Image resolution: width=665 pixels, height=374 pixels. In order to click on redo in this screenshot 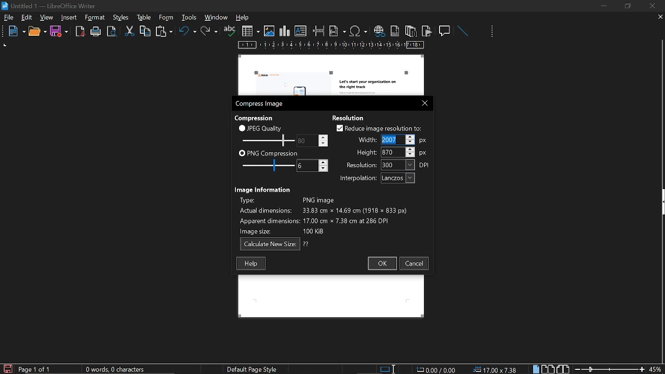, I will do `click(209, 31)`.